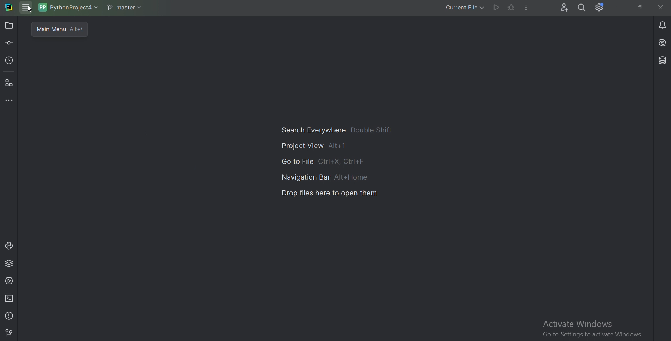  What do you see at coordinates (313, 145) in the screenshot?
I see `Project view` at bounding box center [313, 145].